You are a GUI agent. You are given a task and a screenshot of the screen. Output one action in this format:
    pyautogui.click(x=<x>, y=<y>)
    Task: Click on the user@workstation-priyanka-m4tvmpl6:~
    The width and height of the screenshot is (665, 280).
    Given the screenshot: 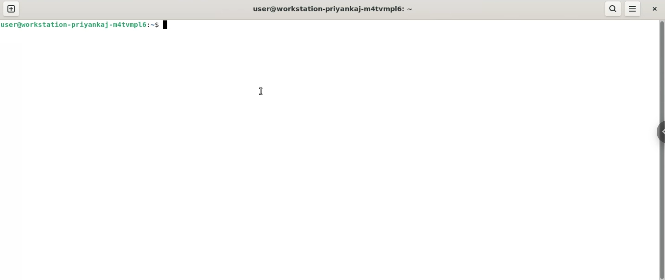 What is the action you would take?
    pyautogui.click(x=335, y=10)
    